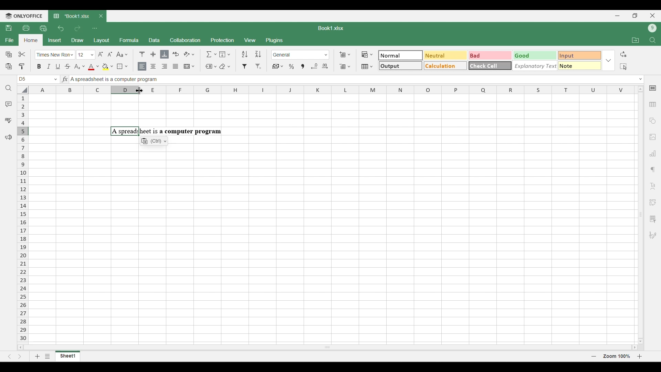 The image size is (661, 372). What do you see at coordinates (23, 219) in the screenshot?
I see `Vertical marker` at bounding box center [23, 219].